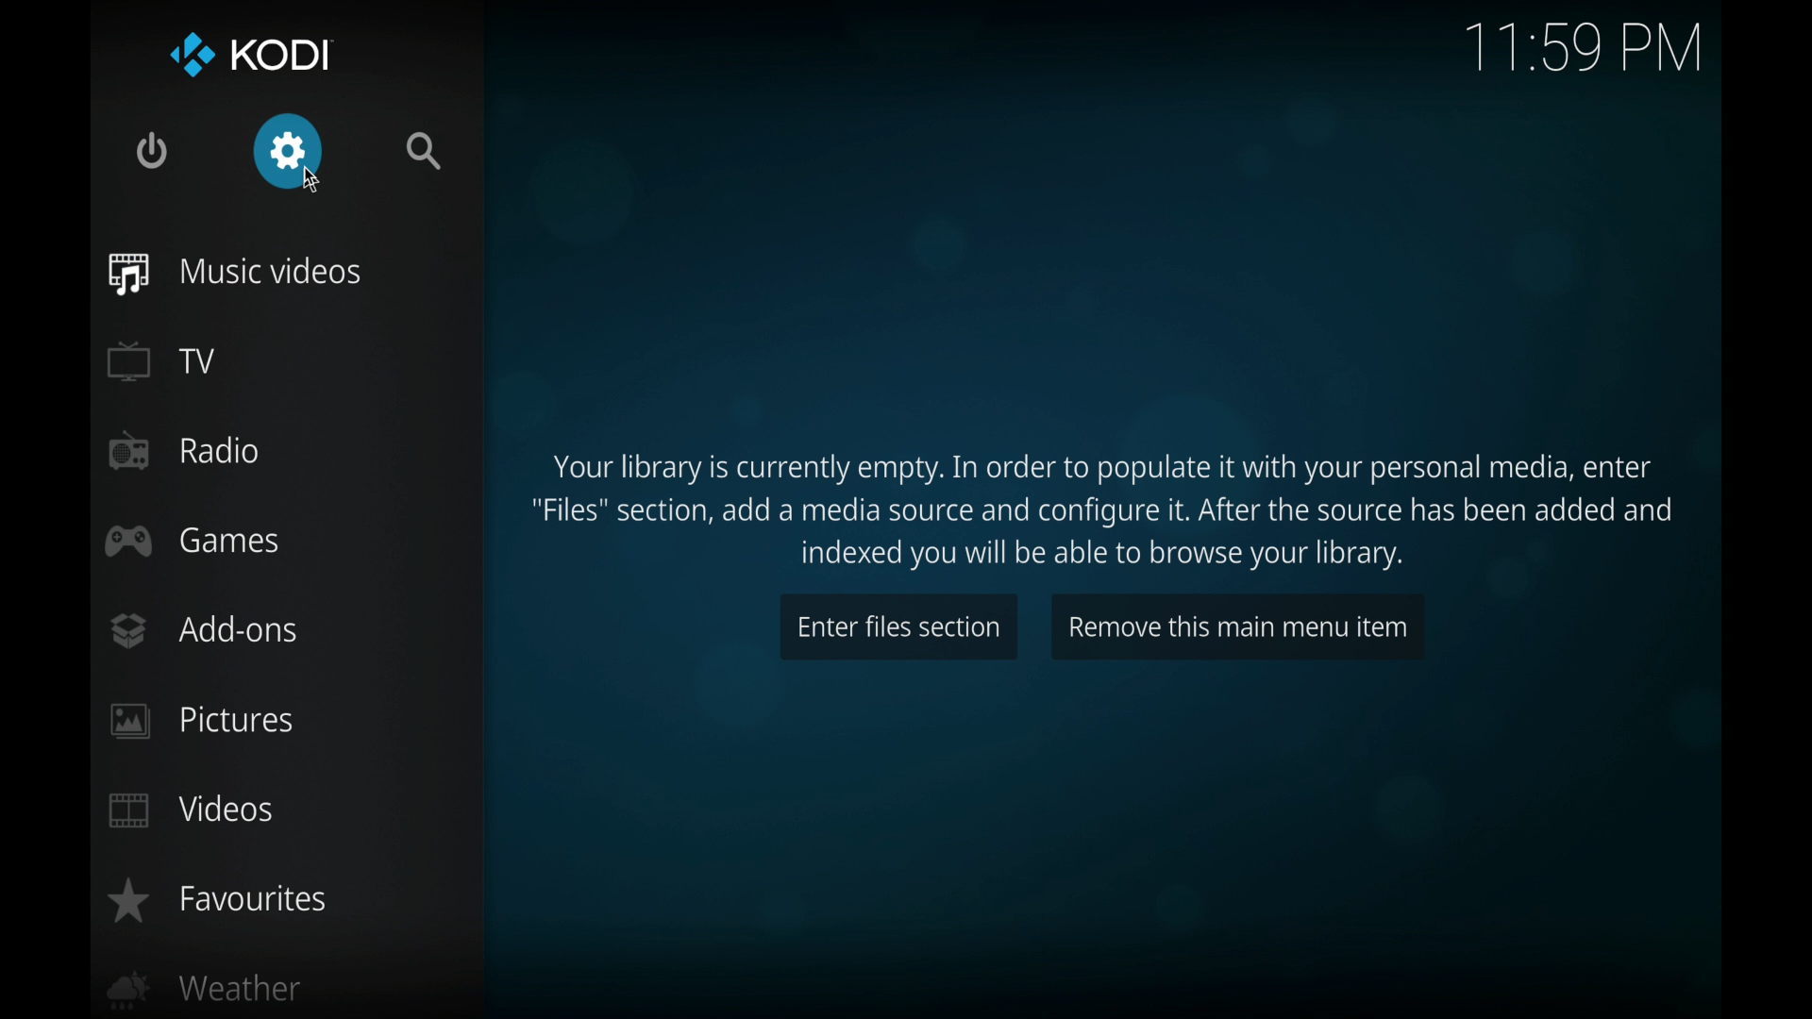 Image resolution: width=1812 pixels, height=1019 pixels. I want to click on games, so click(193, 542).